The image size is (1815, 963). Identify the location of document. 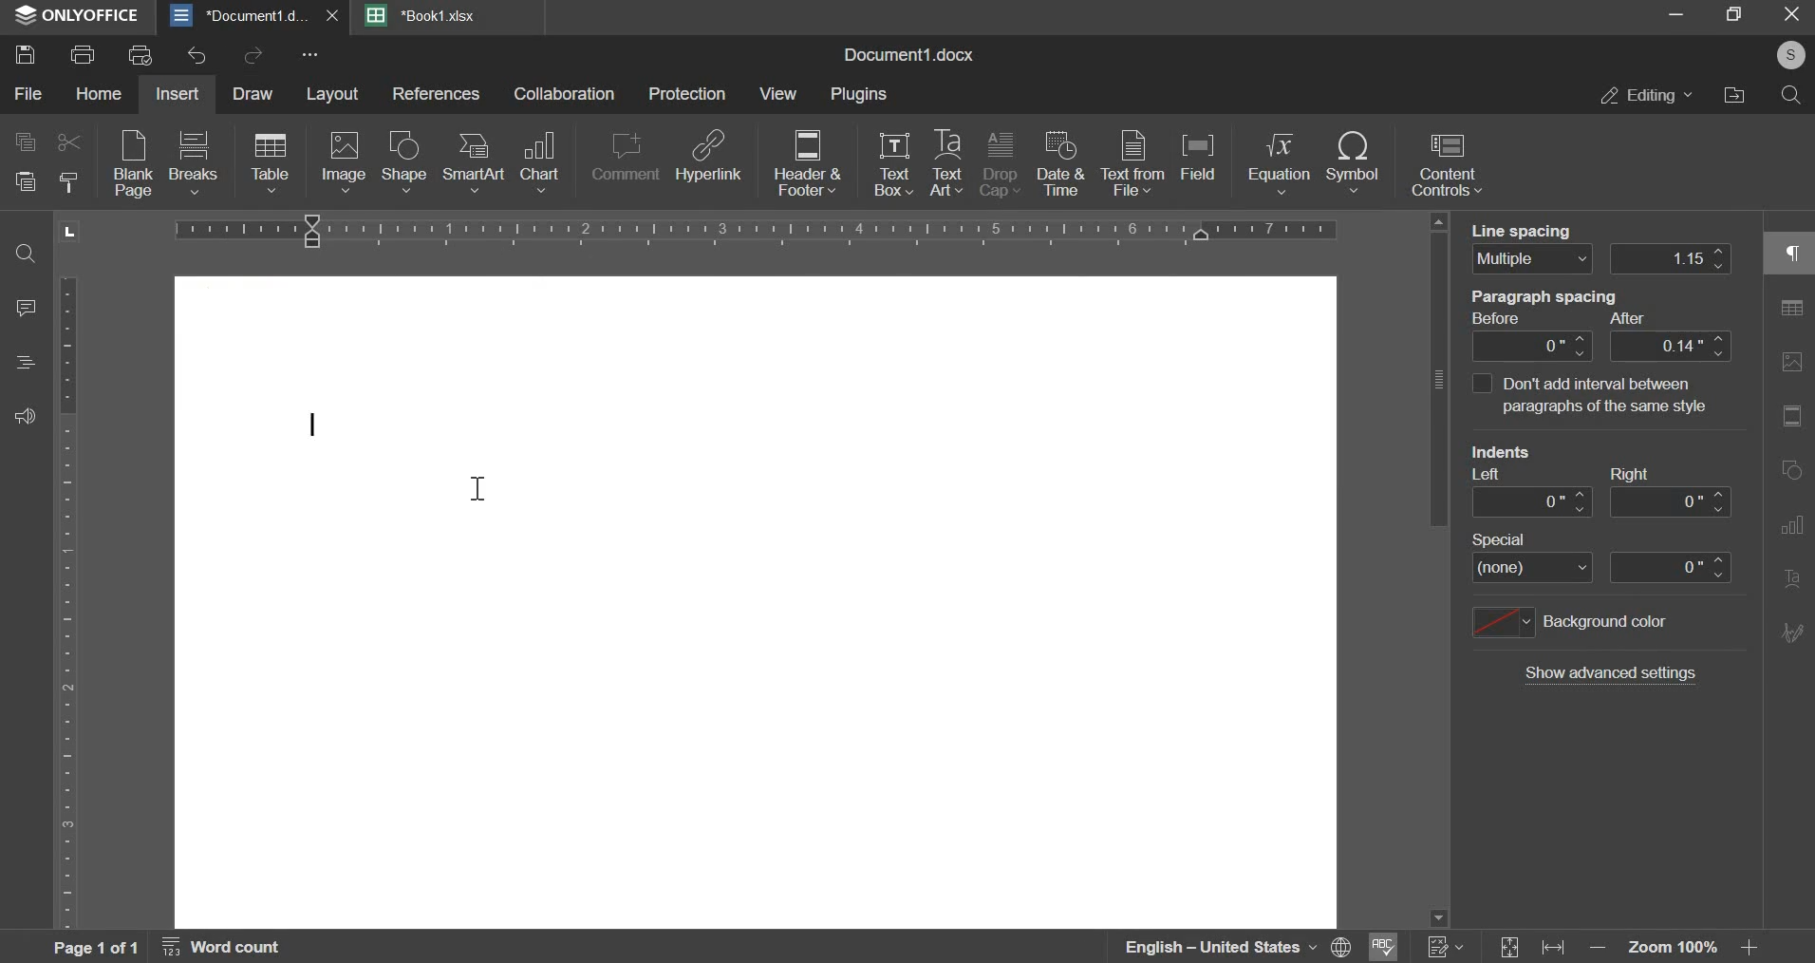
(255, 14).